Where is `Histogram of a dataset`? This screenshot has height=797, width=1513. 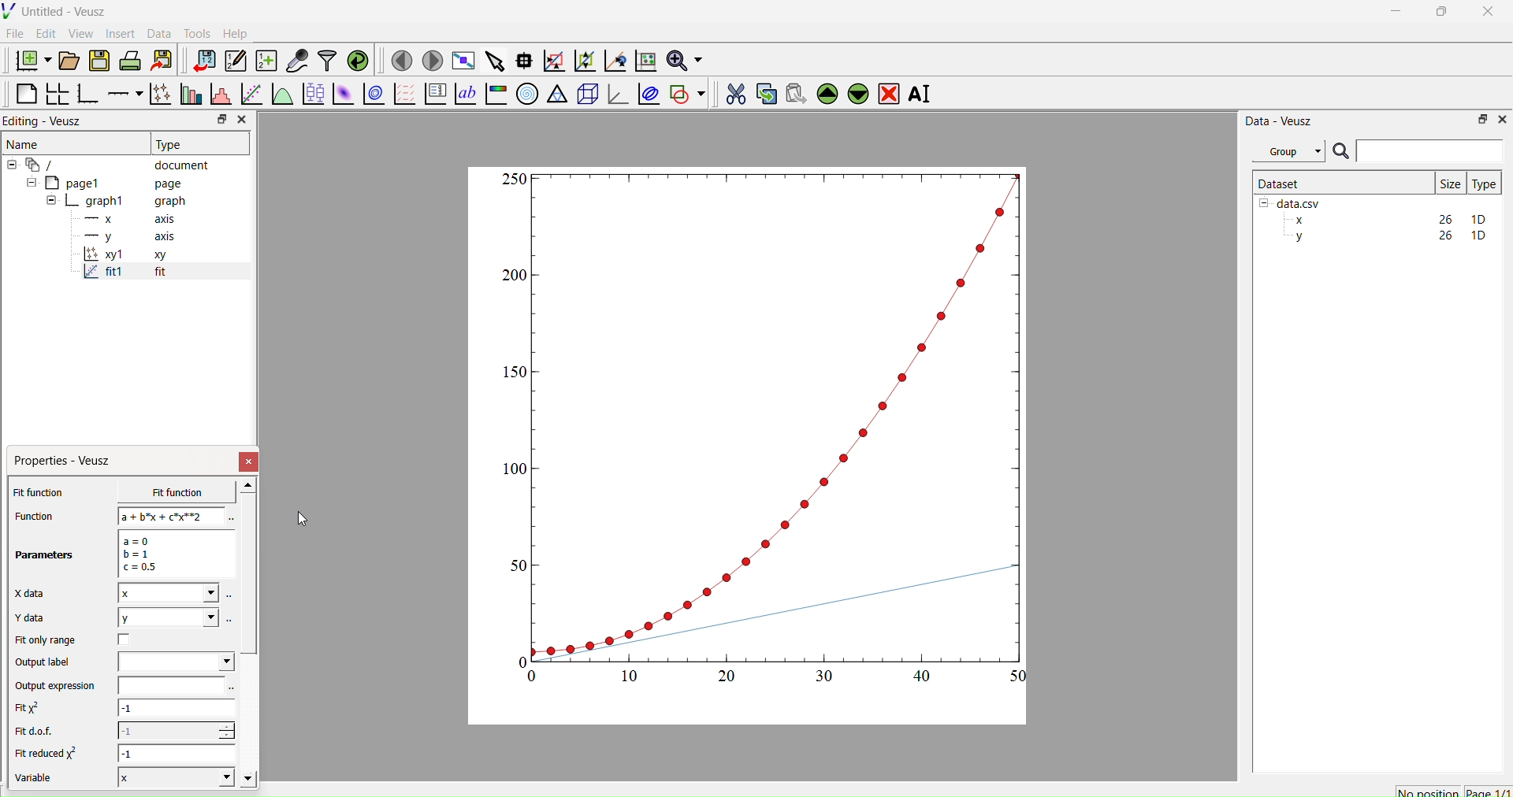
Histogram of a dataset is located at coordinates (217, 96).